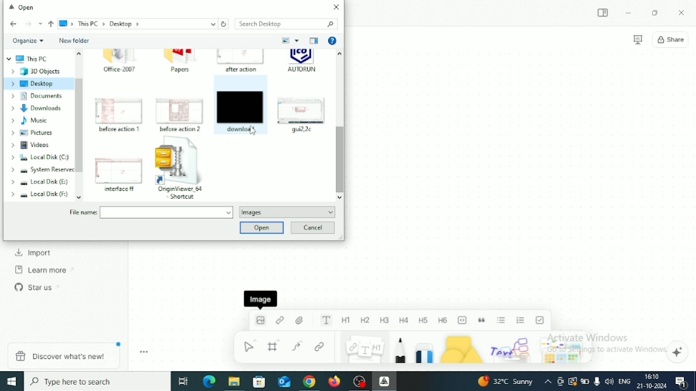 The image size is (696, 391). What do you see at coordinates (151, 214) in the screenshot?
I see `File name:` at bounding box center [151, 214].